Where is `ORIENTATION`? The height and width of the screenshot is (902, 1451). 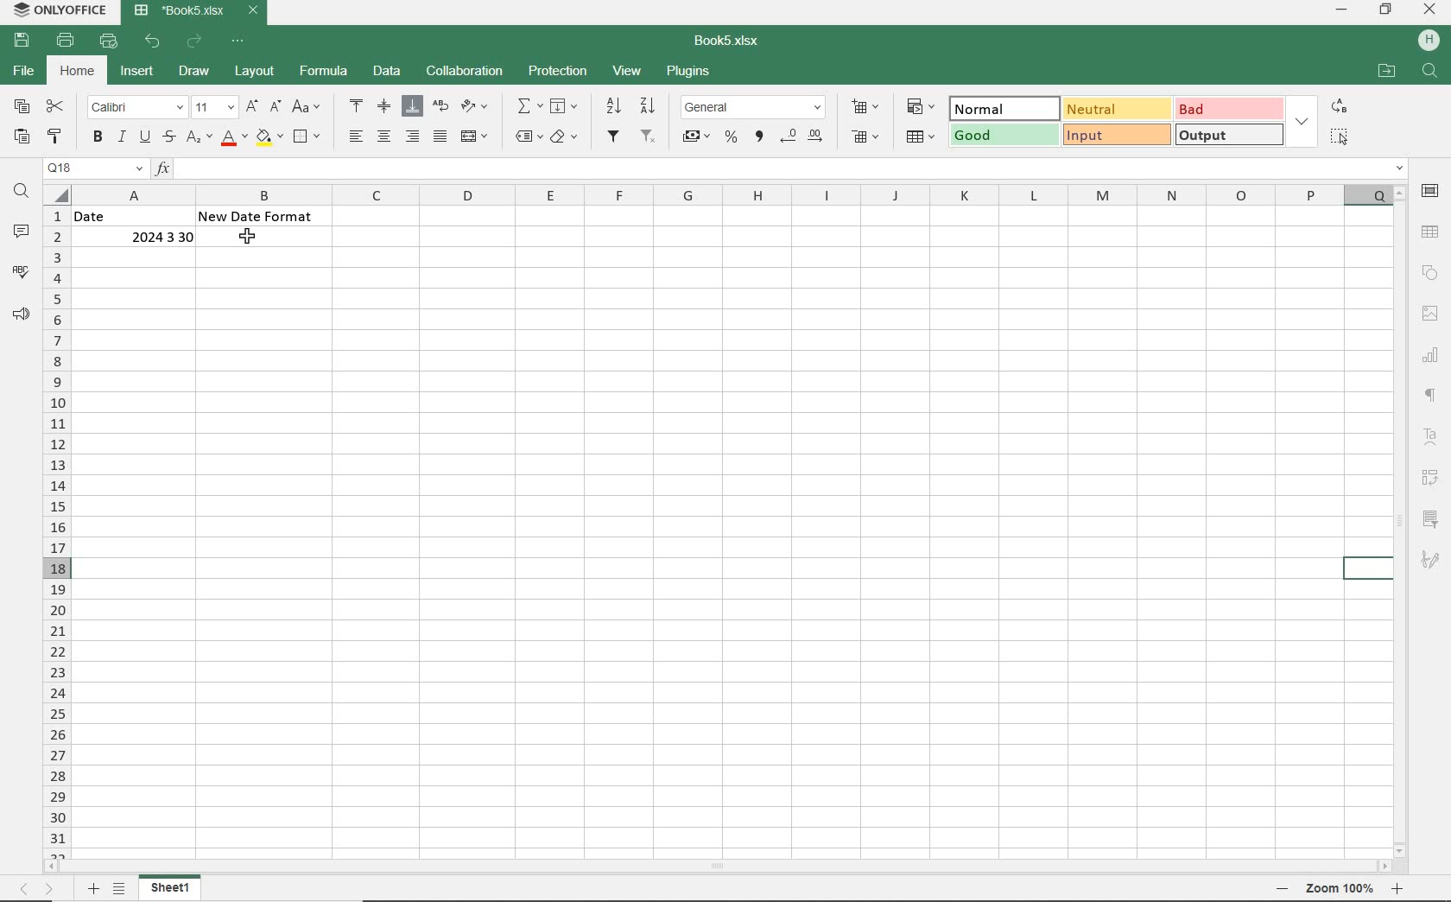
ORIENTATION is located at coordinates (477, 105).